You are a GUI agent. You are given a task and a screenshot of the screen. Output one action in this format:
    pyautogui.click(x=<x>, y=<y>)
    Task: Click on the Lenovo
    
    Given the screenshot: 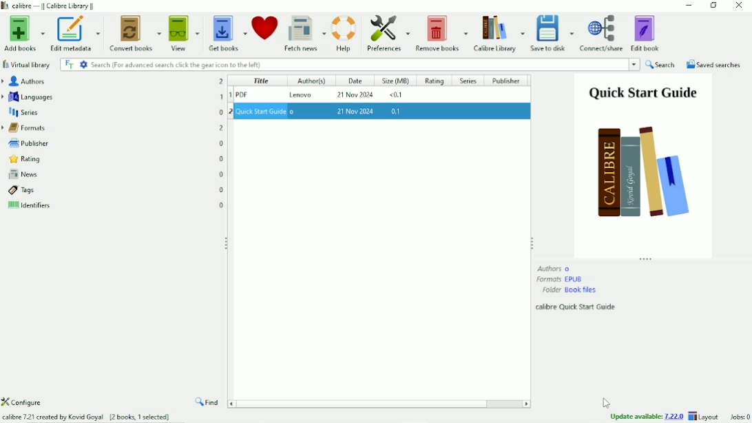 What is the action you would take?
    pyautogui.click(x=305, y=96)
    